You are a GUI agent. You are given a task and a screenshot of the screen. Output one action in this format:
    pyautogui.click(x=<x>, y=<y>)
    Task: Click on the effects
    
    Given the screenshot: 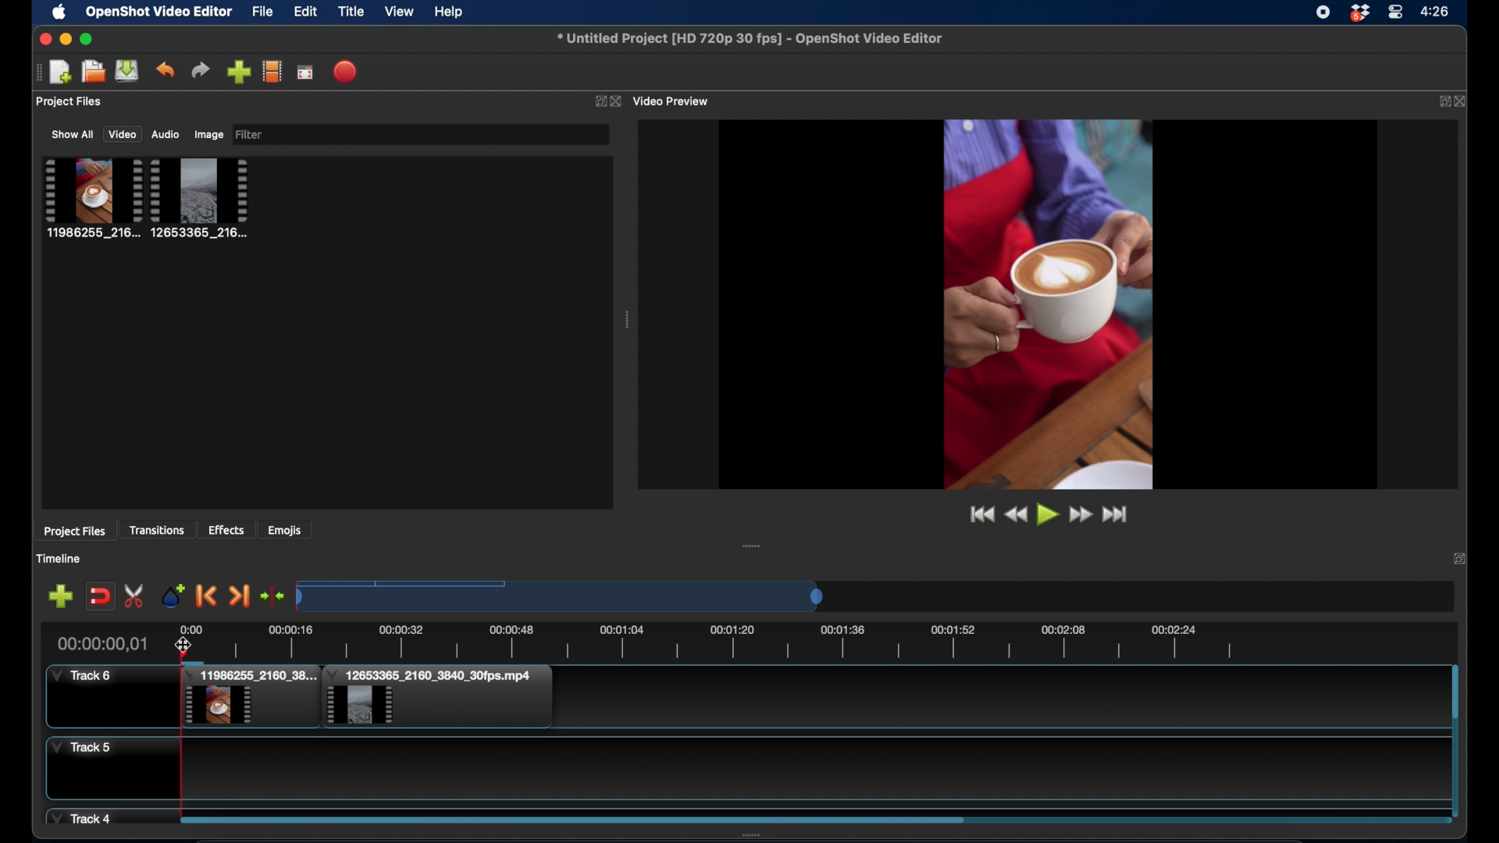 What is the action you would take?
    pyautogui.click(x=227, y=530)
    